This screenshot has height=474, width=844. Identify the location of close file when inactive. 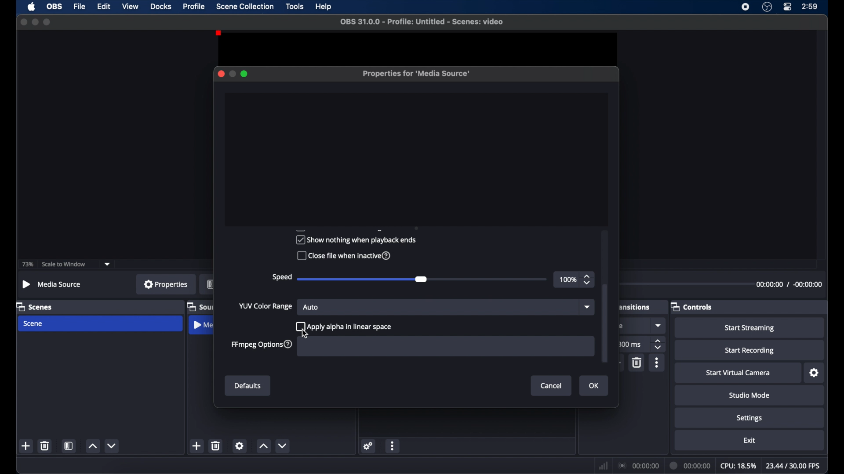
(343, 256).